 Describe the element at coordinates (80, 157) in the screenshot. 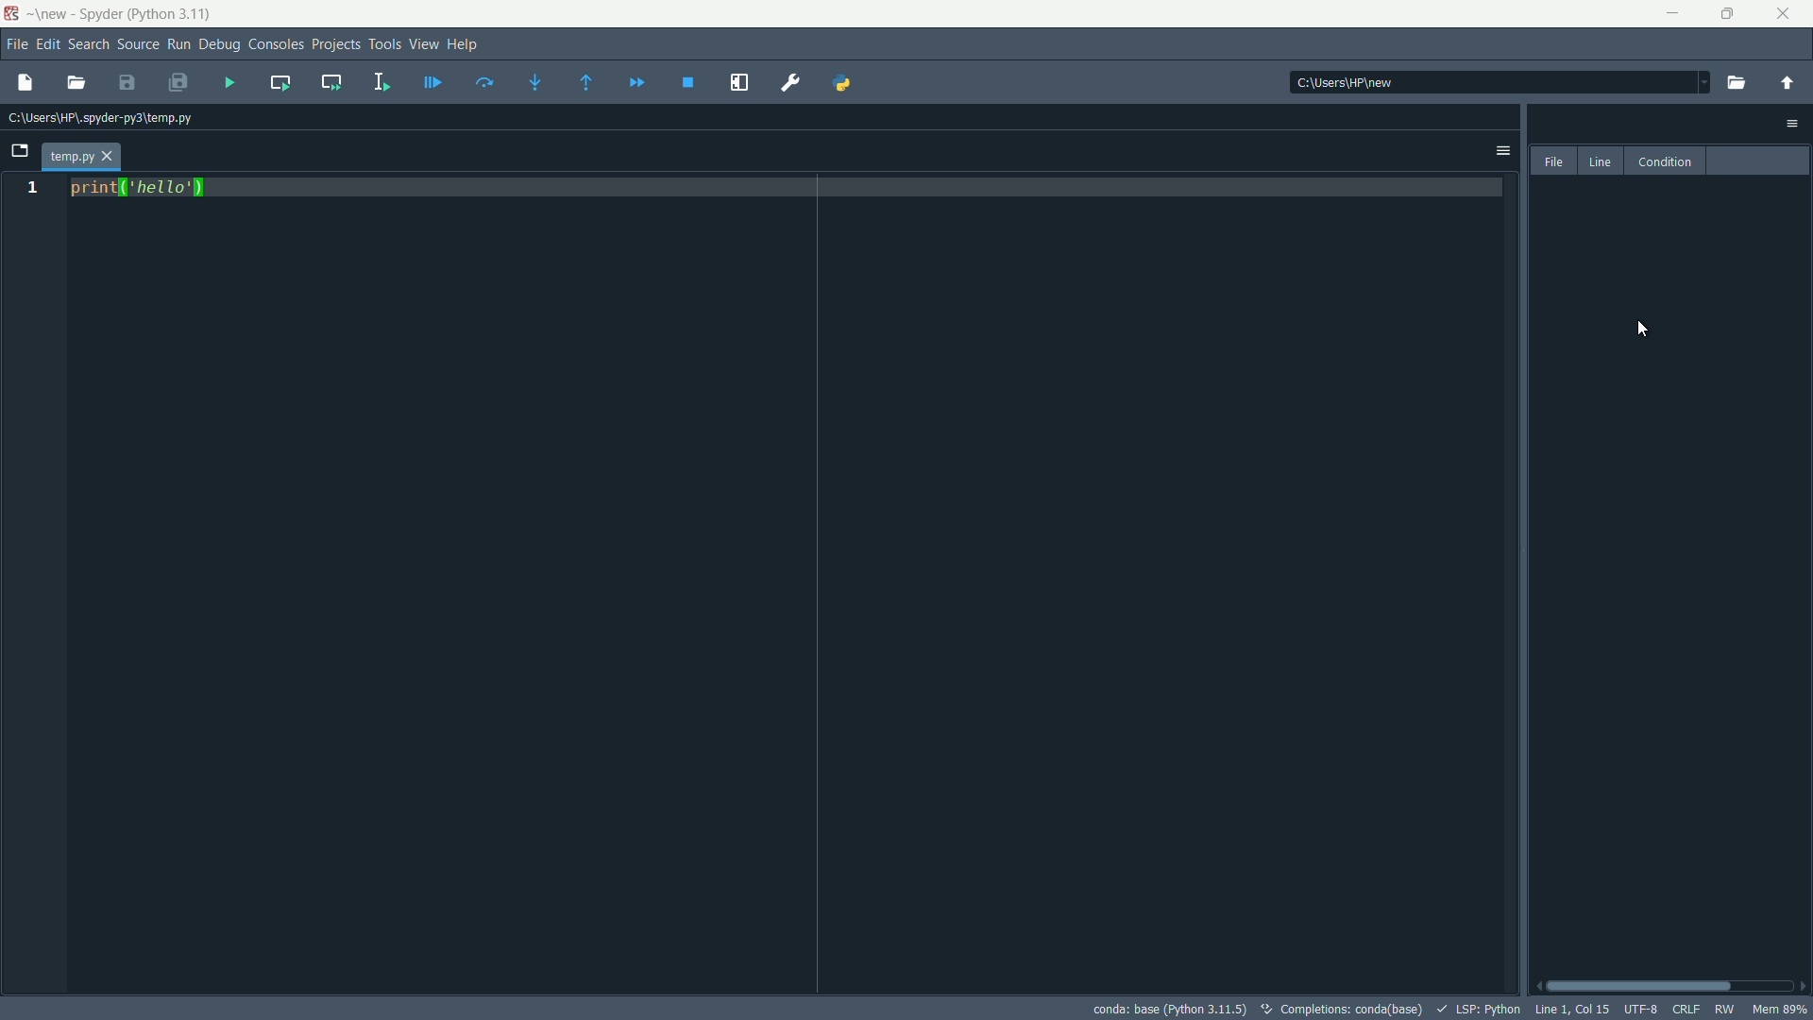

I see `temp.py tab` at that location.